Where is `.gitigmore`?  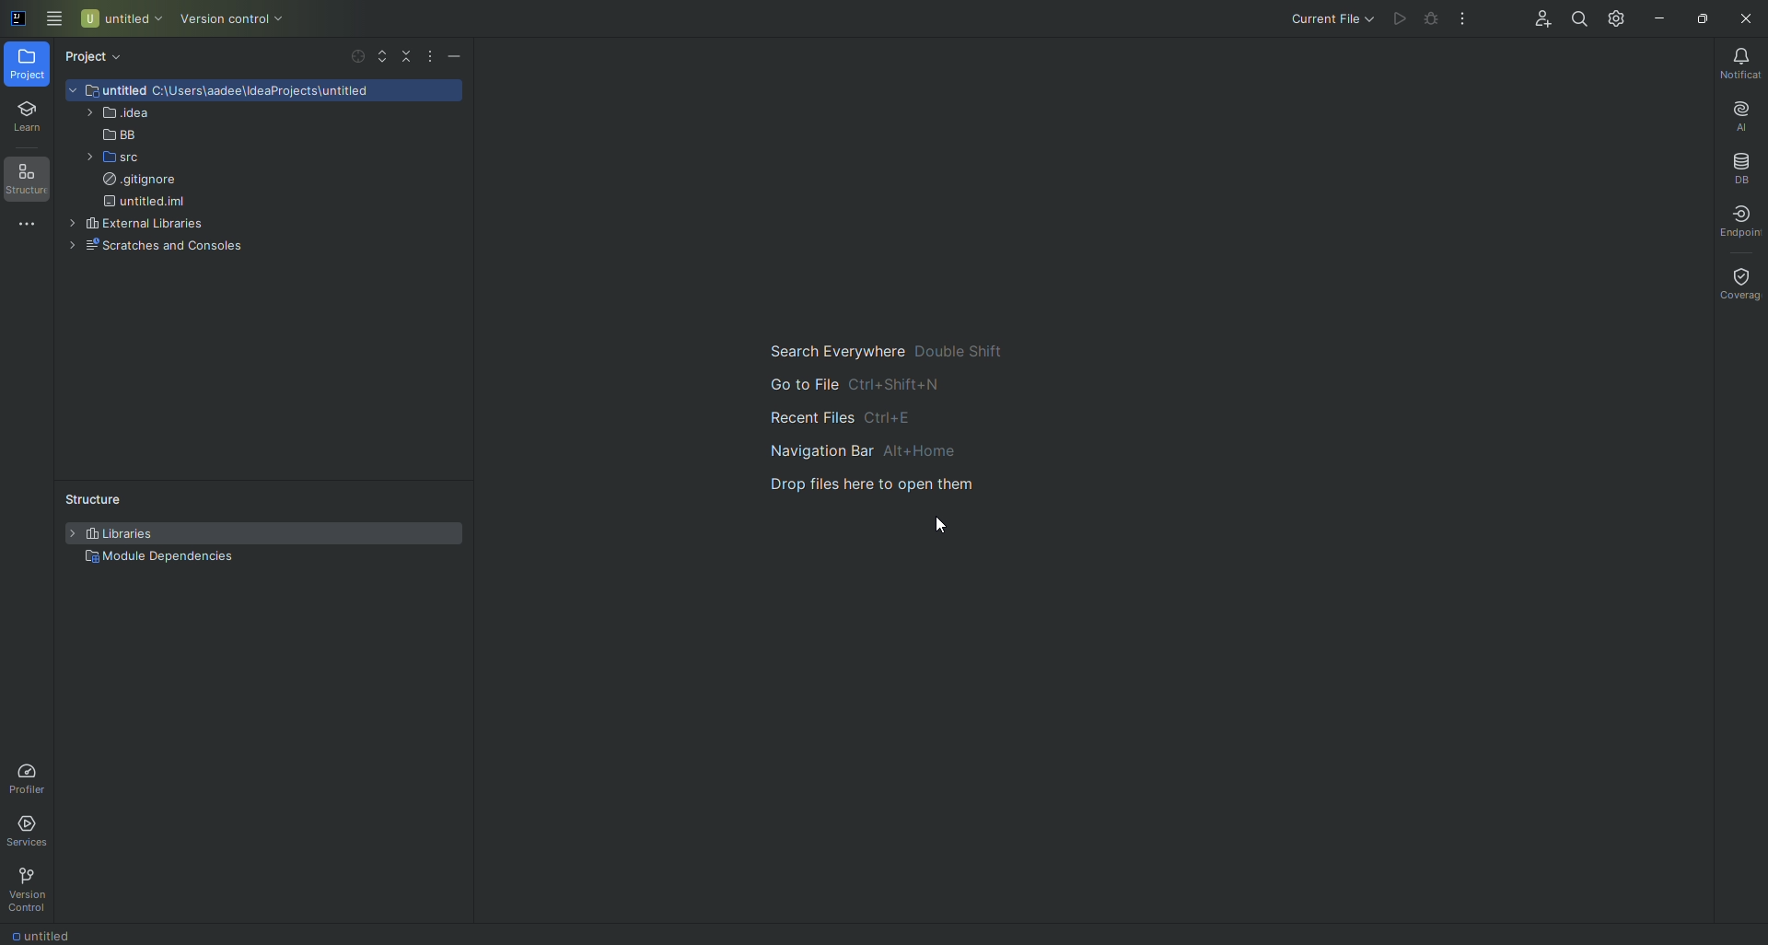 .gitigmore is located at coordinates (140, 182).